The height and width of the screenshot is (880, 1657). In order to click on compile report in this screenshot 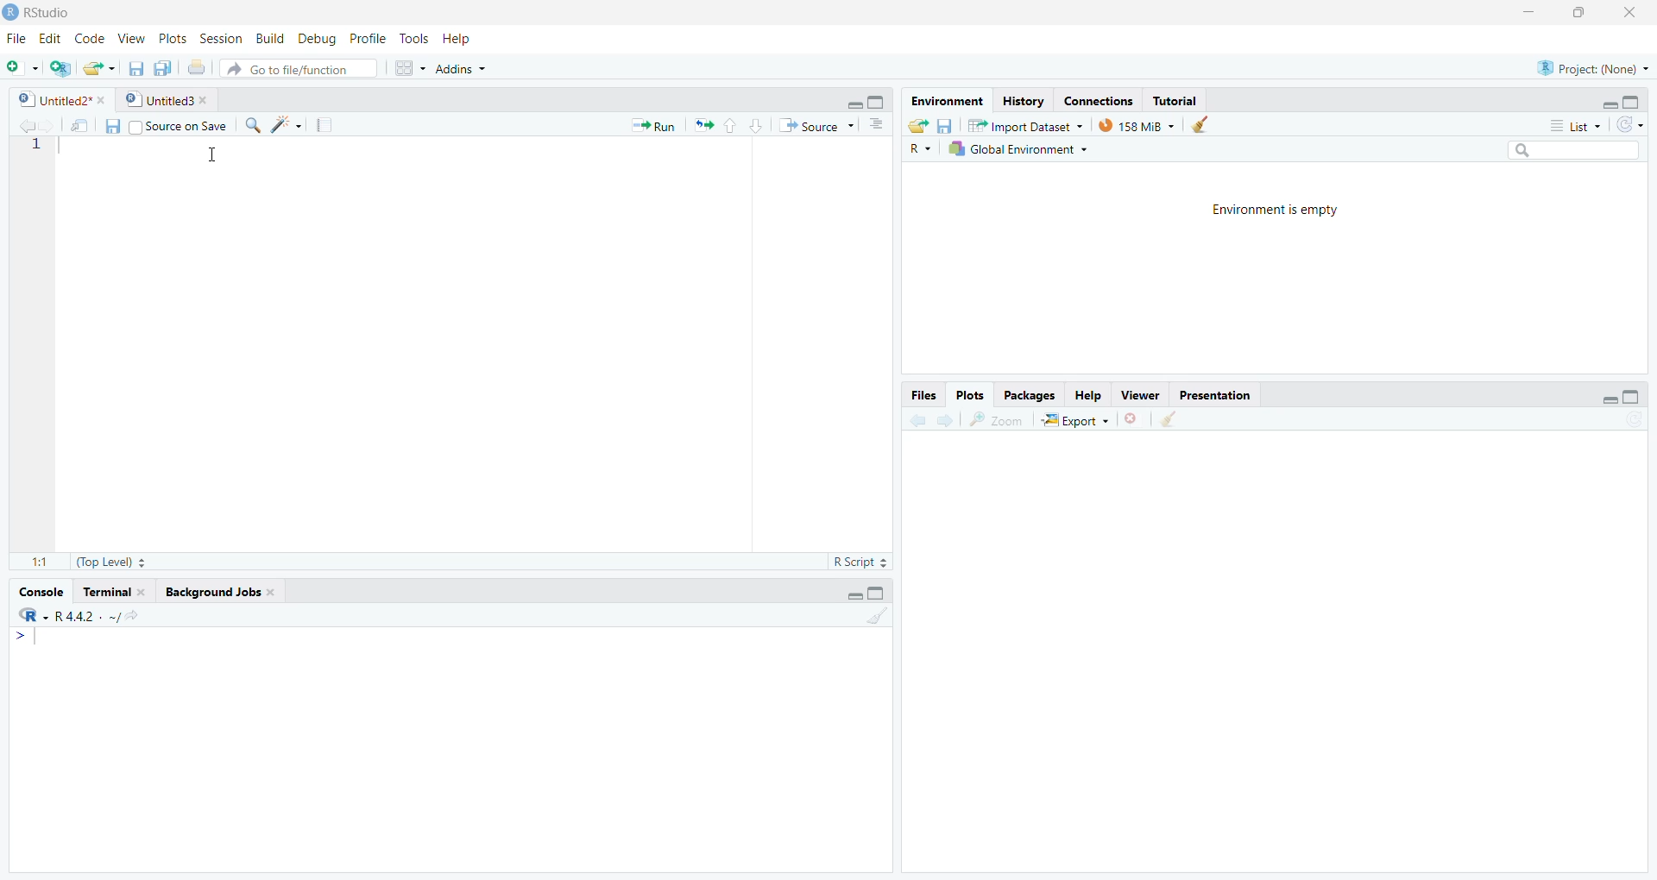, I will do `click(317, 123)`.